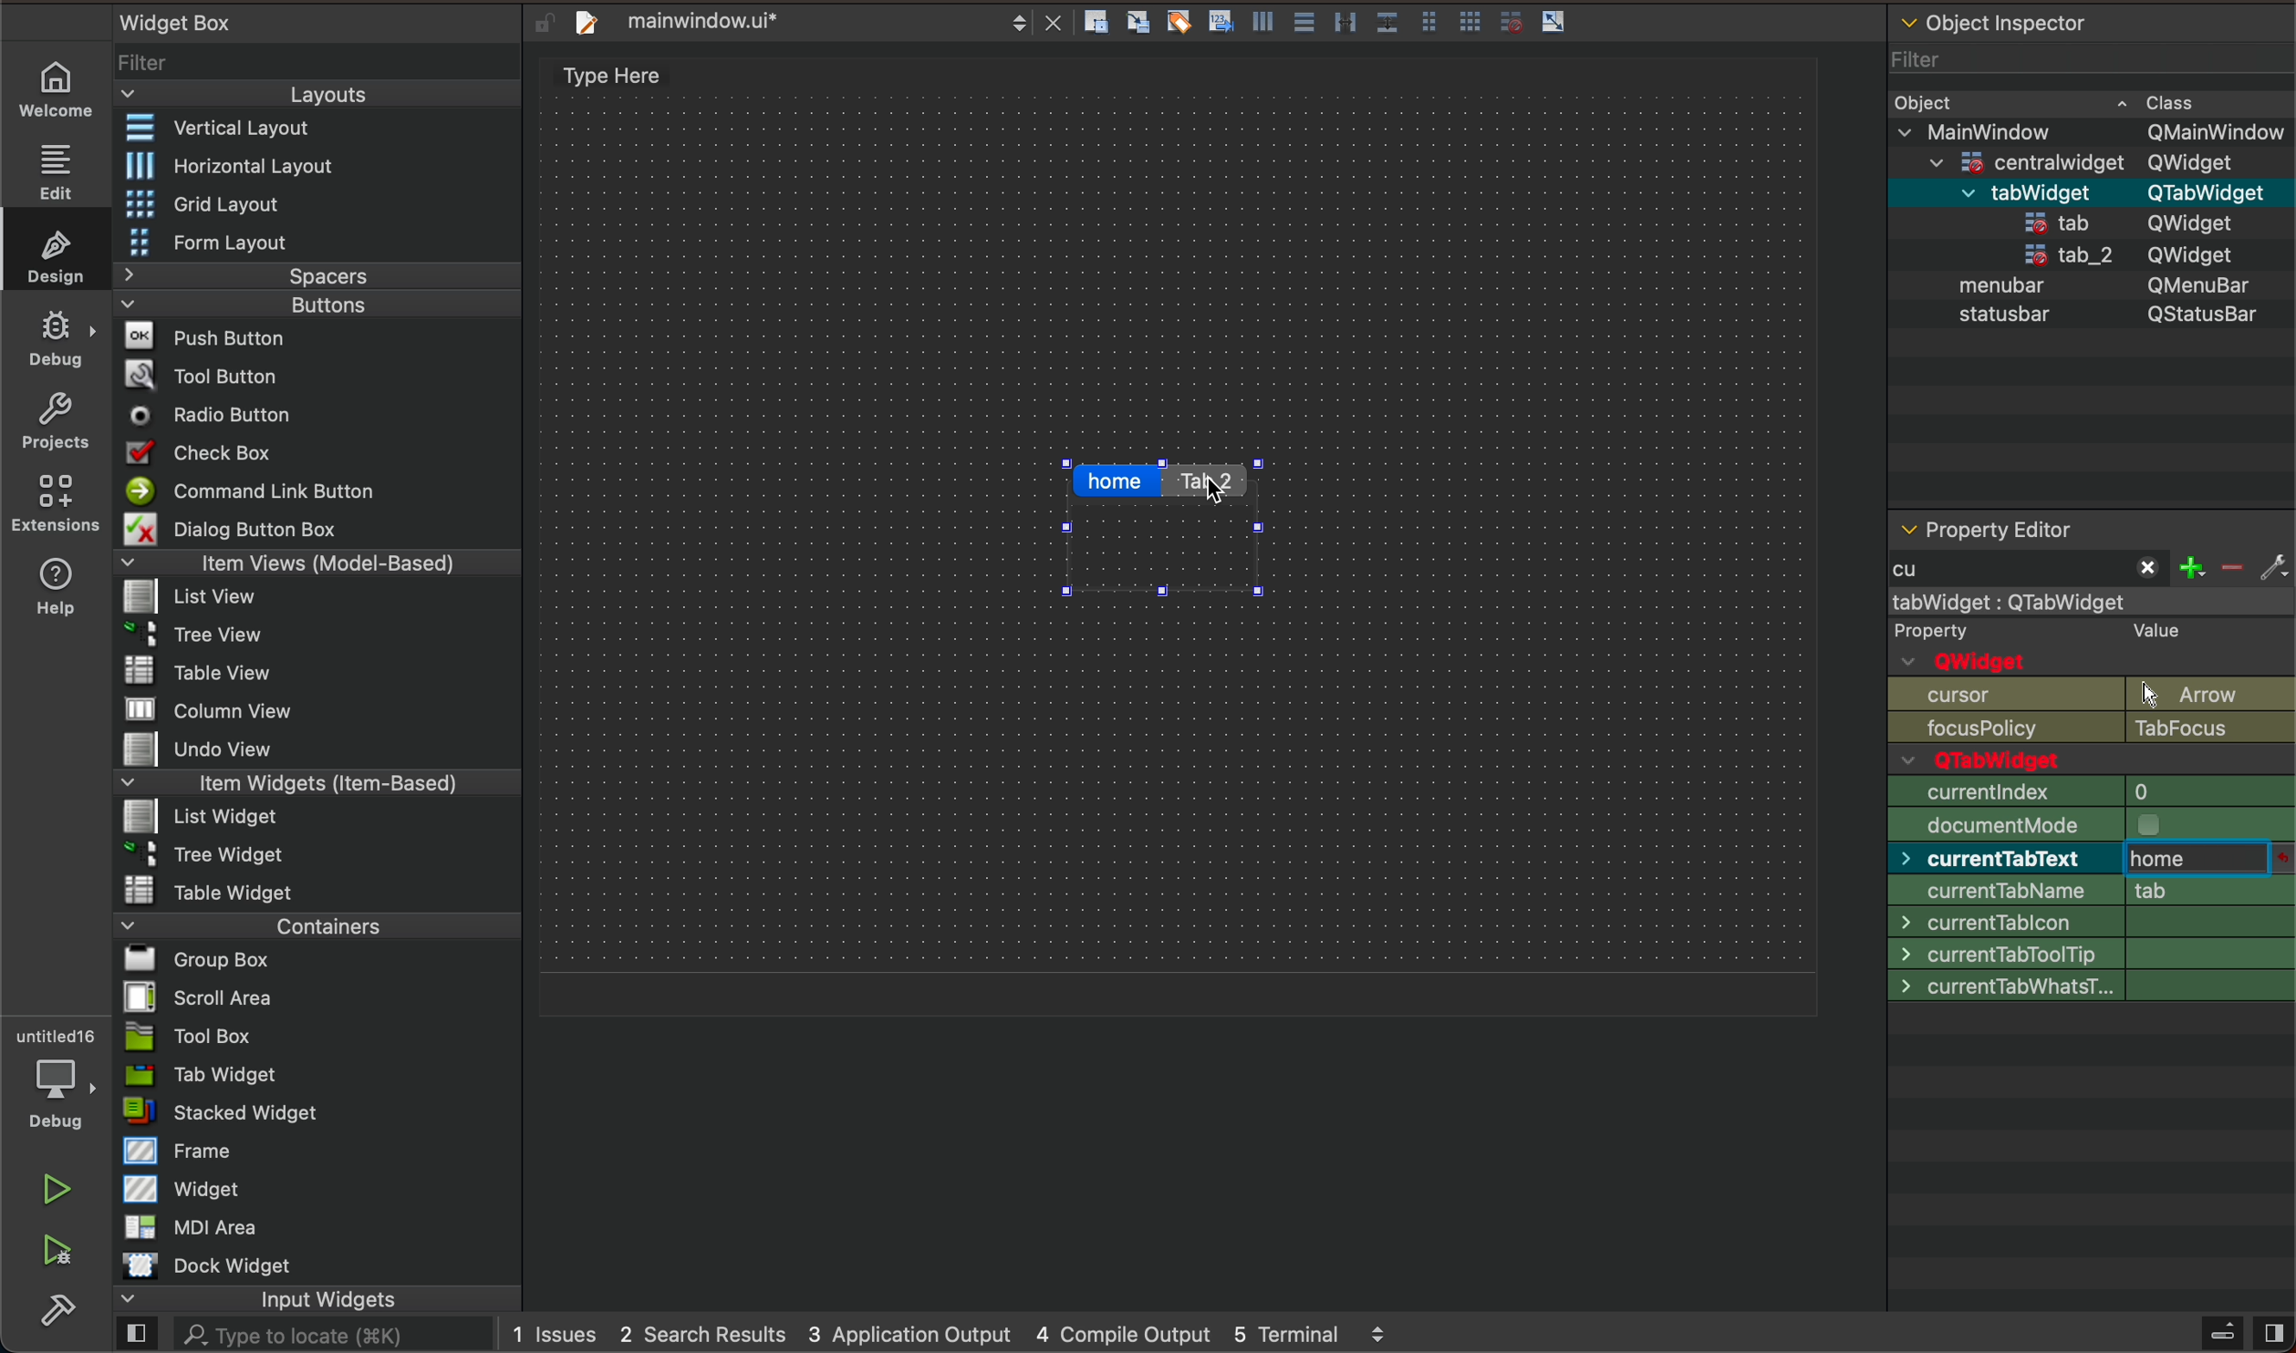 The image size is (2296, 1353). Describe the element at coordinates (2094, 791) in the screenshot. I see `geometry` at that location.